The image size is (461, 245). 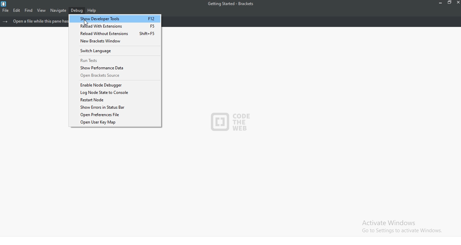 I want to click on Switch Language, so click(x=114, y=51).